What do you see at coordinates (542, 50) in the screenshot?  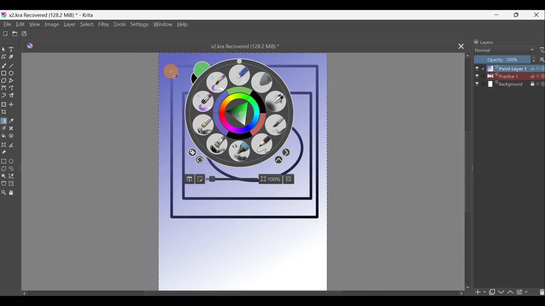 I see `Filter` at bounding box center [542, 50].